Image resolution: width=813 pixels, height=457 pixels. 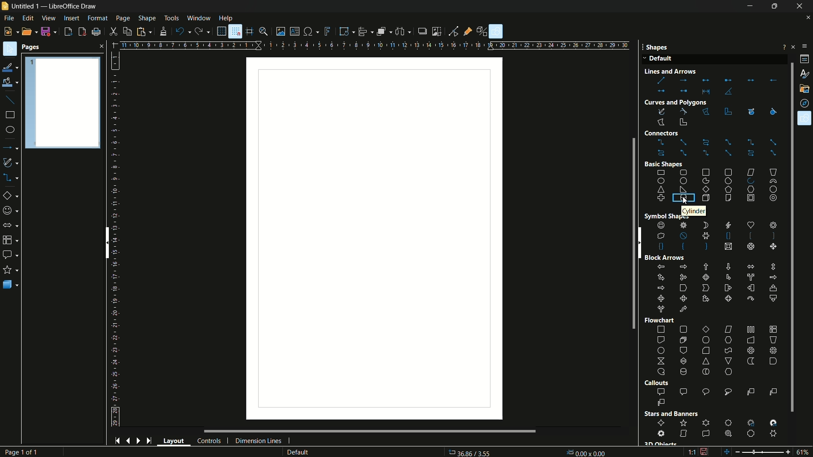 What do you see at coordinates (354, 431) in the screenshot?
I see `scroll bar` at bounding box center [354, 431].